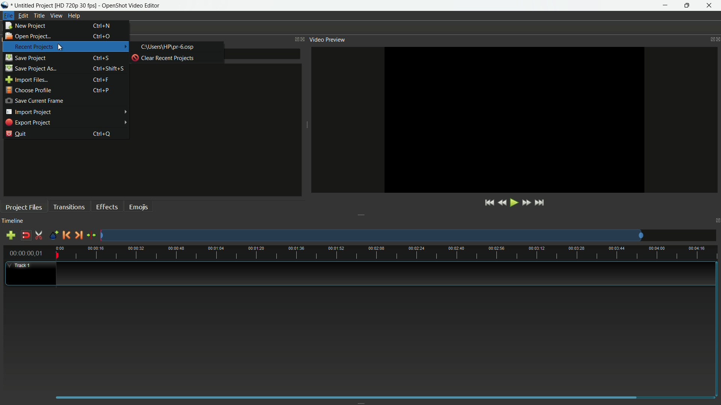 The image size is (721, 405). I want to click on emojis, so click(140, 206).